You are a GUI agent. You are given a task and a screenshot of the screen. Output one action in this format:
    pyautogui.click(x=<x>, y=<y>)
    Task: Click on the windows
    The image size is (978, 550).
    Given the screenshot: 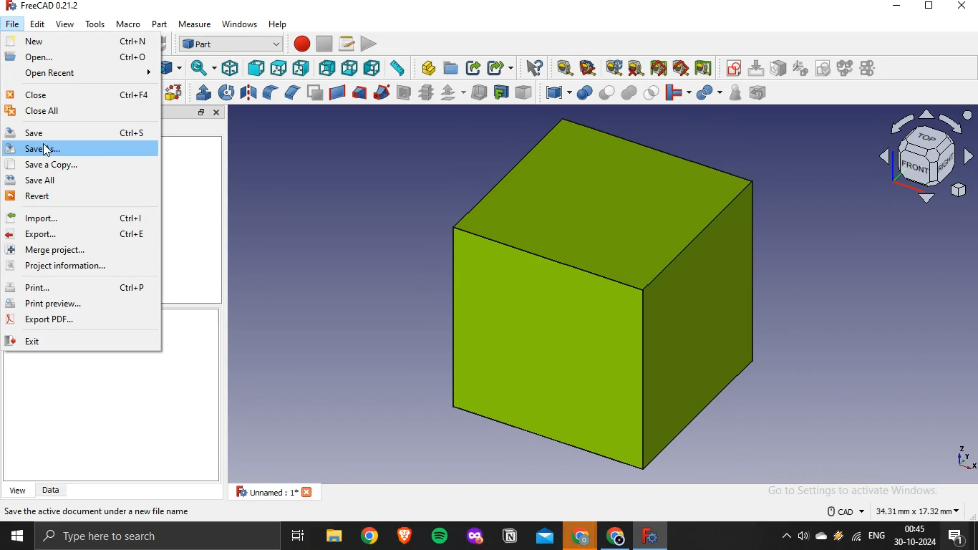 What is the action you would take?
    pyautogui.click(x=240, y=24)
    